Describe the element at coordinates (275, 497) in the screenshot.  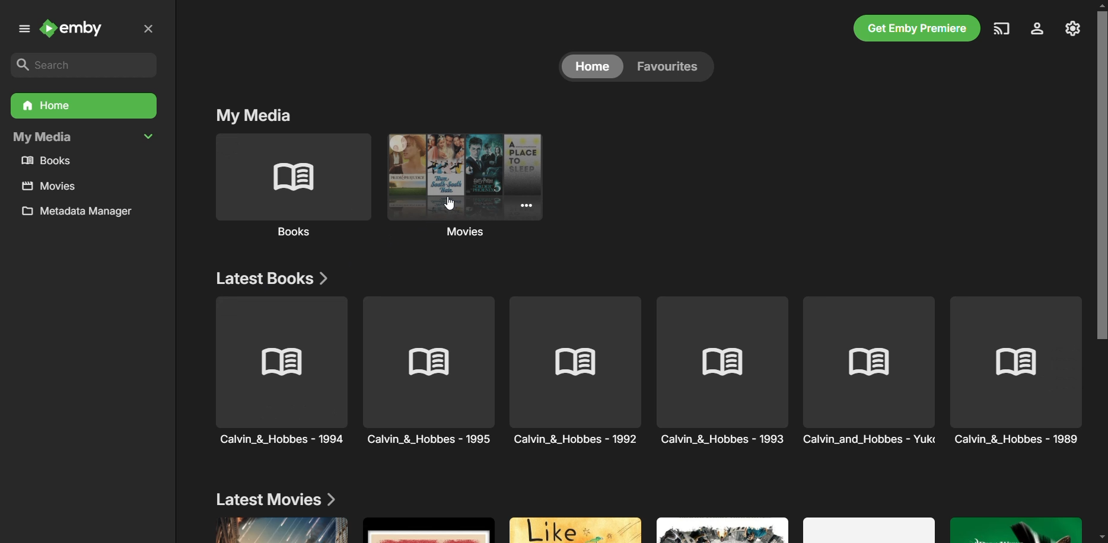
I see `Latest Movies` at that location.